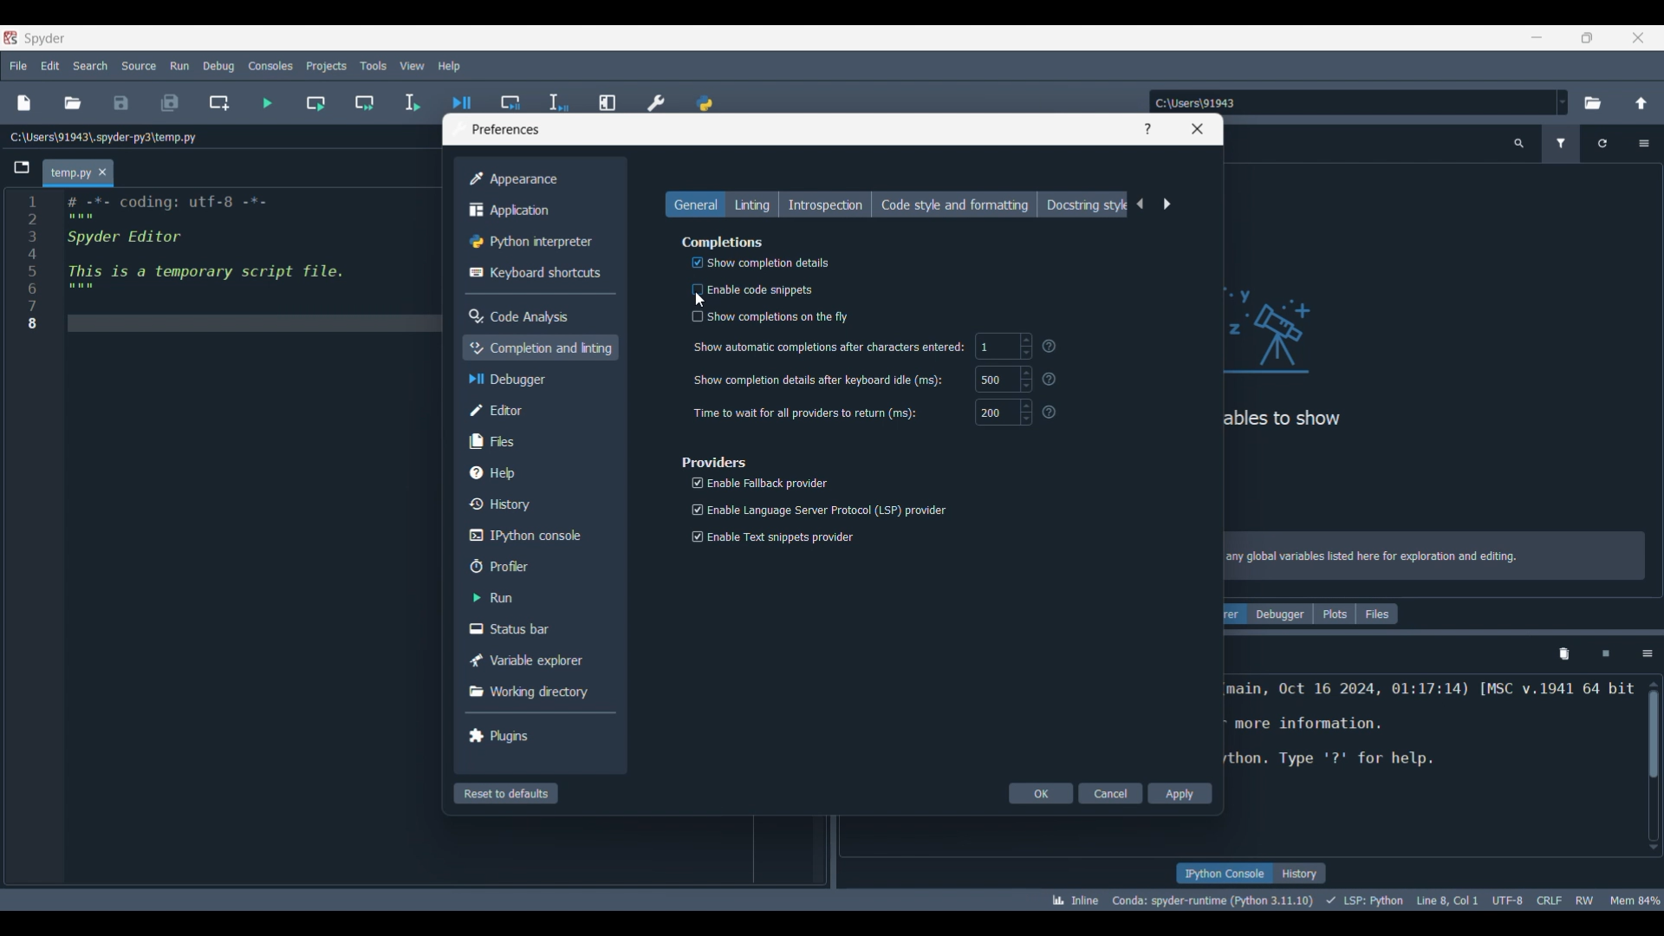 The height and width of the screenshot is (936, 1664). What do you see at coordinates (102, 137) in the screenshot?
I see `File location` at bounding box center [102, 137].